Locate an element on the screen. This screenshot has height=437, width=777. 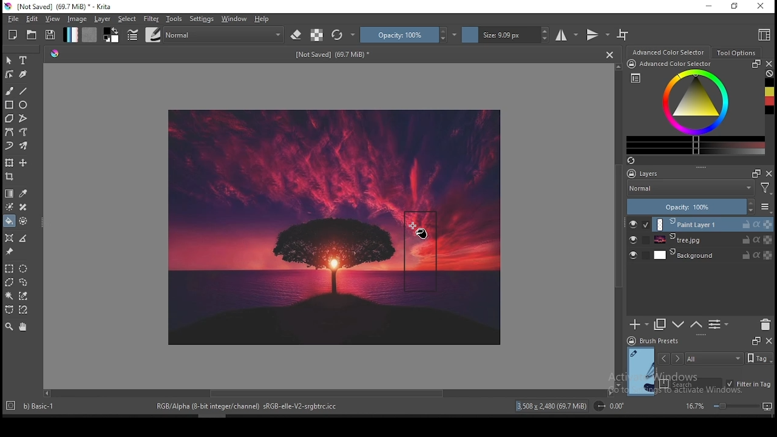
search is located at coordinates (691, 383).